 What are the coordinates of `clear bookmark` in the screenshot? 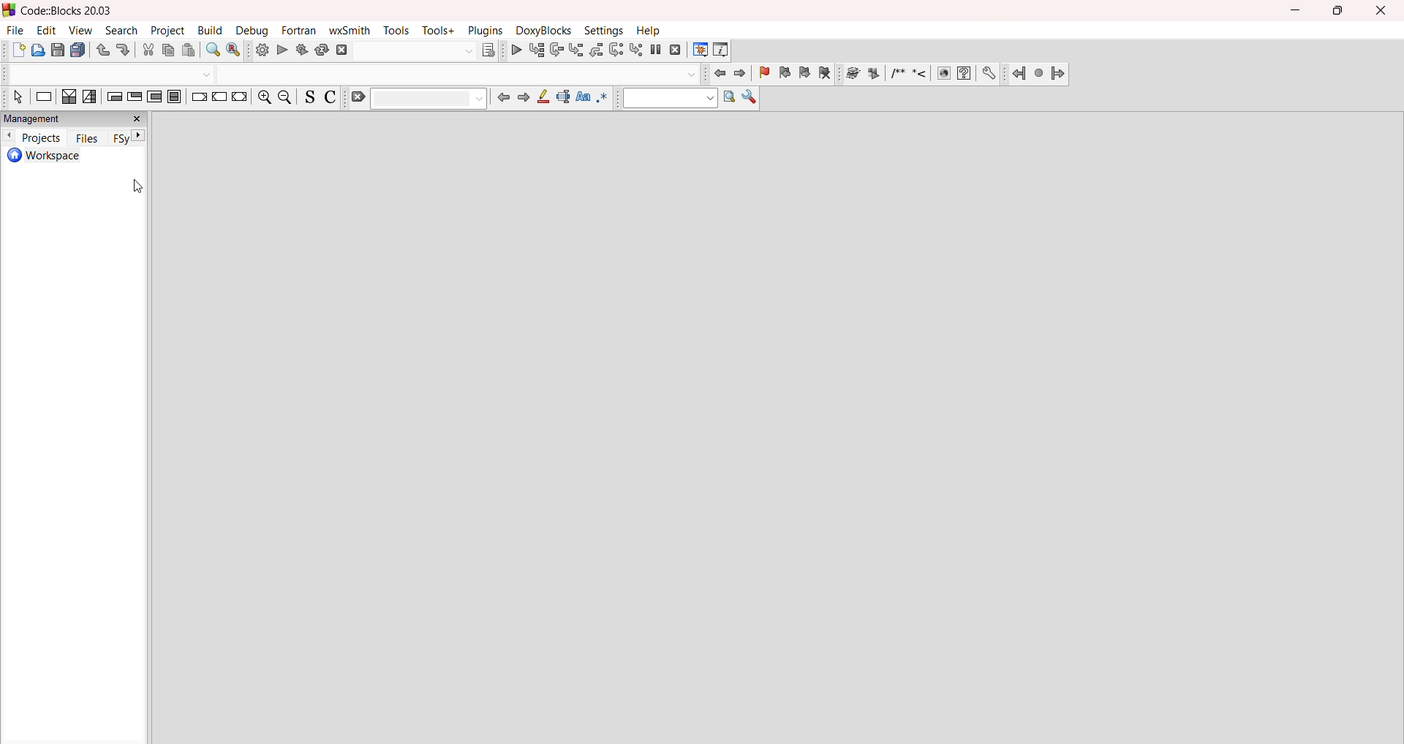 It's located at (827, 75).